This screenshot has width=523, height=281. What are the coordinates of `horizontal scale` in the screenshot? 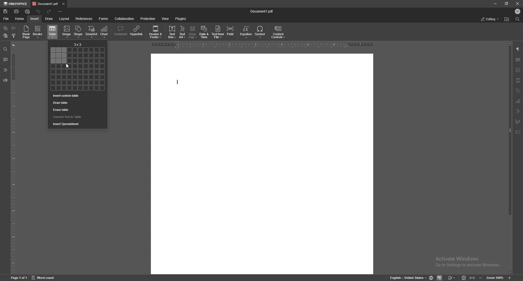 It's located at (261, 45).